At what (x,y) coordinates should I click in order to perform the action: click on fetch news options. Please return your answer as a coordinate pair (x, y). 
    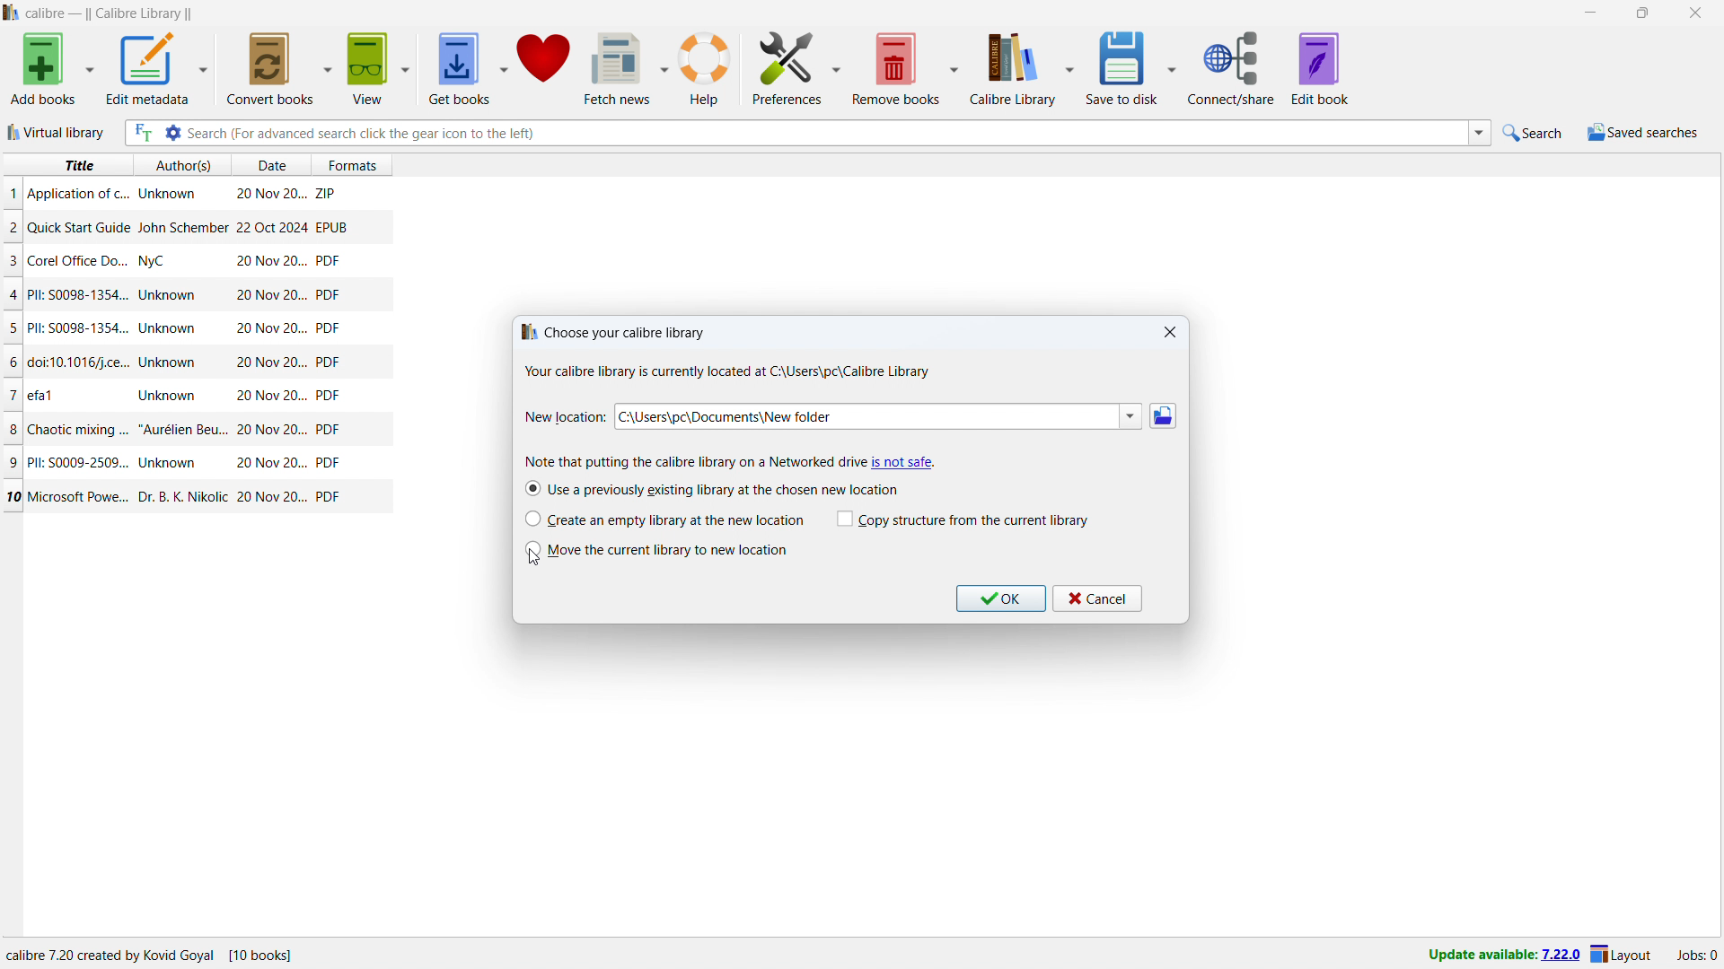
    Looking at the image, I should click on (666, 67).